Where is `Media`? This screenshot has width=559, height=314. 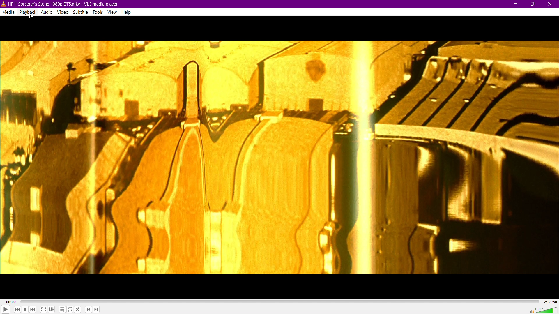 Media is located at coordinates (8, 11).